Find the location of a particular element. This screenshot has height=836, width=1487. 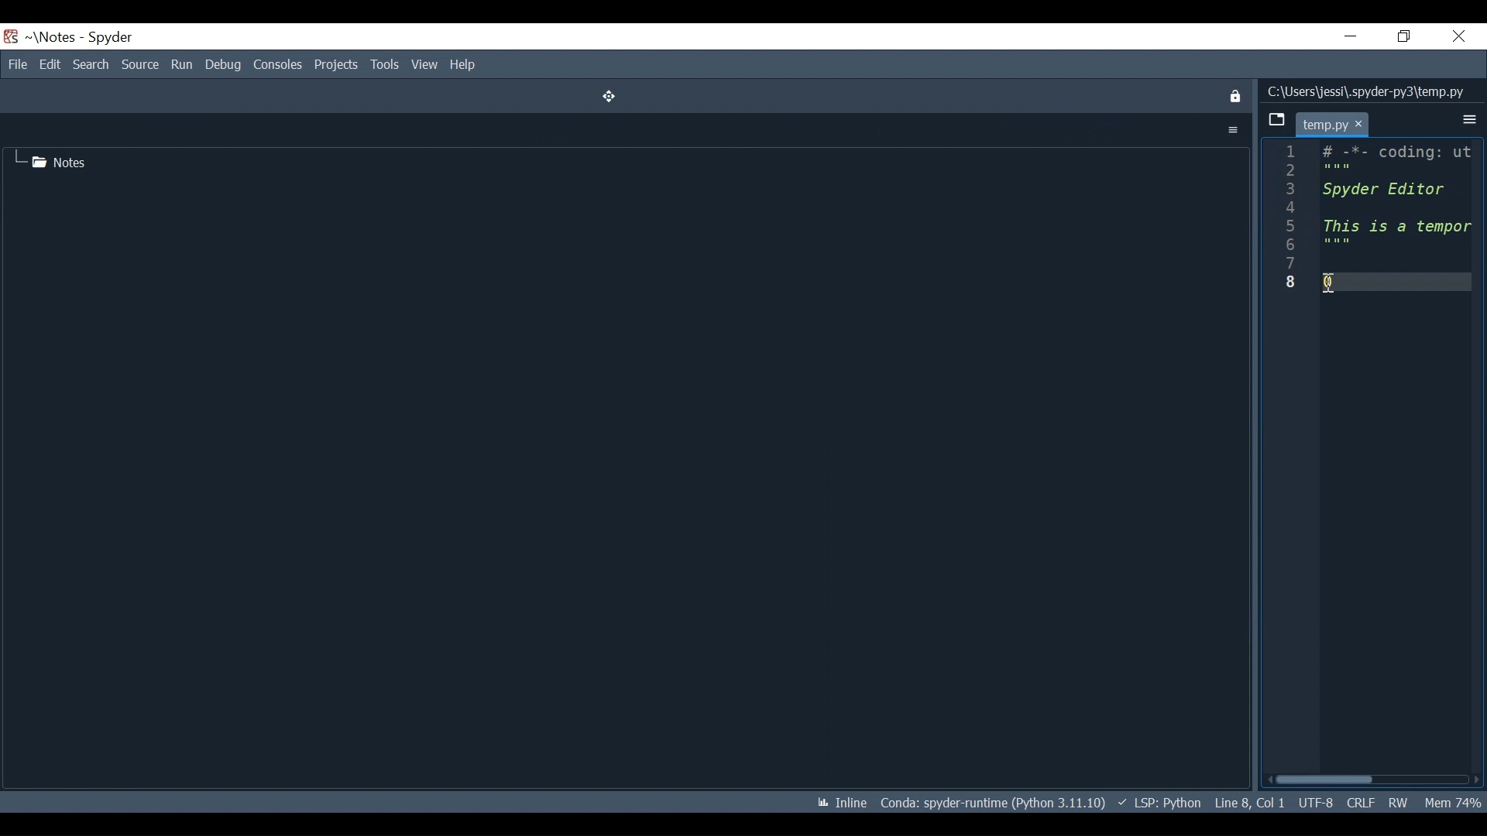

Close is located at coordinates (1233, 95).